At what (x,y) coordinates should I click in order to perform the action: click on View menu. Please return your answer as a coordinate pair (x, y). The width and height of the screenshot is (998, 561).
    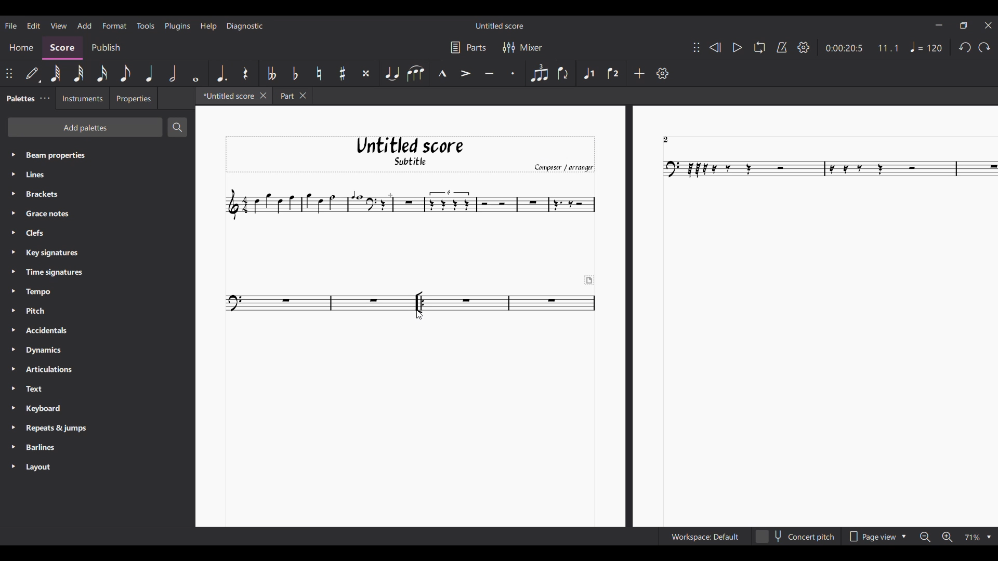
    Looking at the image, I should click on (59, 26).